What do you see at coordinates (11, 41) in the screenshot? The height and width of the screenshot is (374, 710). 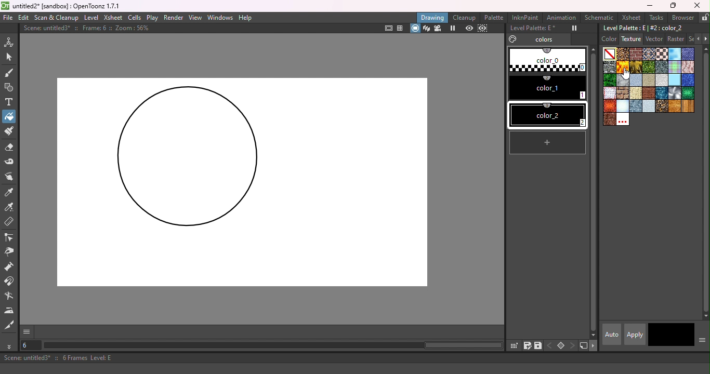 I see `Animate tool` at bounding box center [11, 41].